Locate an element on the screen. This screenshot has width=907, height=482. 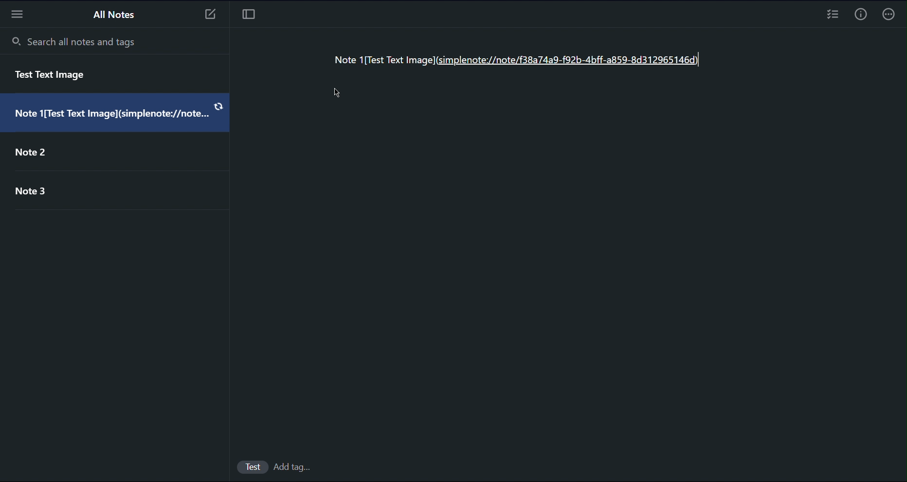
Test Text Image is located at coordinates (53, 76).